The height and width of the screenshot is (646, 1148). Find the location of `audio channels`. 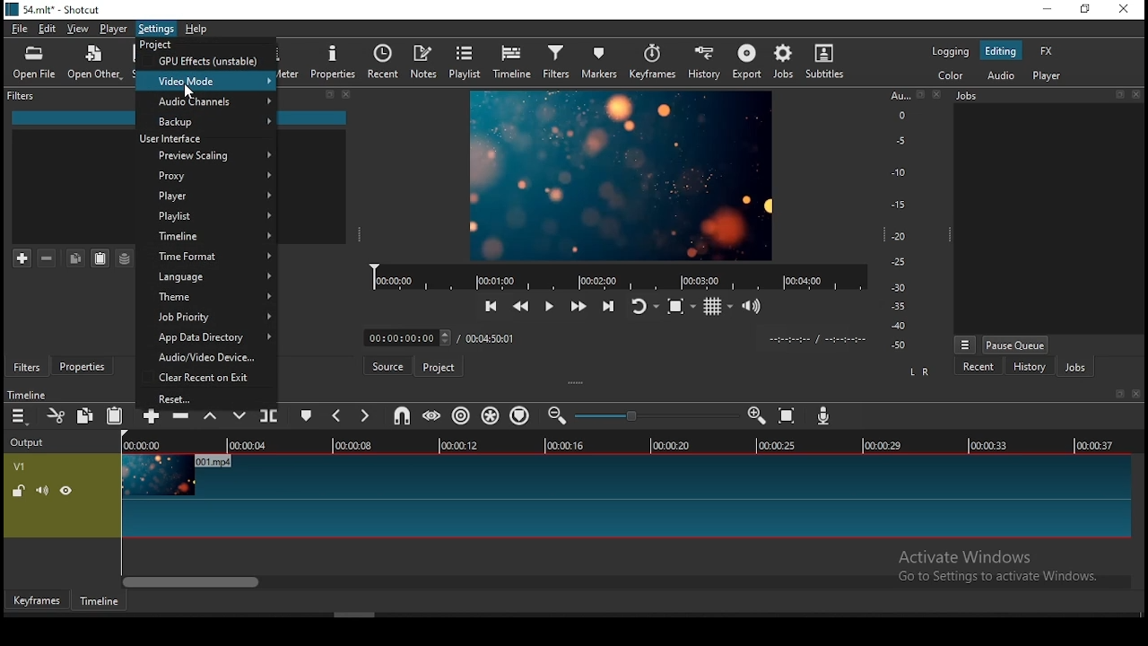

audio channels is located at coordinates (208, 101).